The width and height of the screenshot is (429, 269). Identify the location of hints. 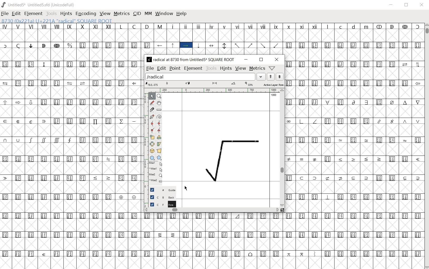
(225, 68).